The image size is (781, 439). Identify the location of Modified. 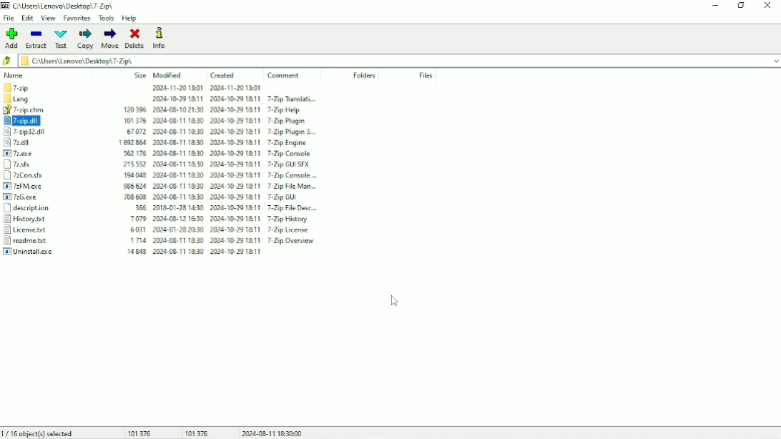
(168, 75).